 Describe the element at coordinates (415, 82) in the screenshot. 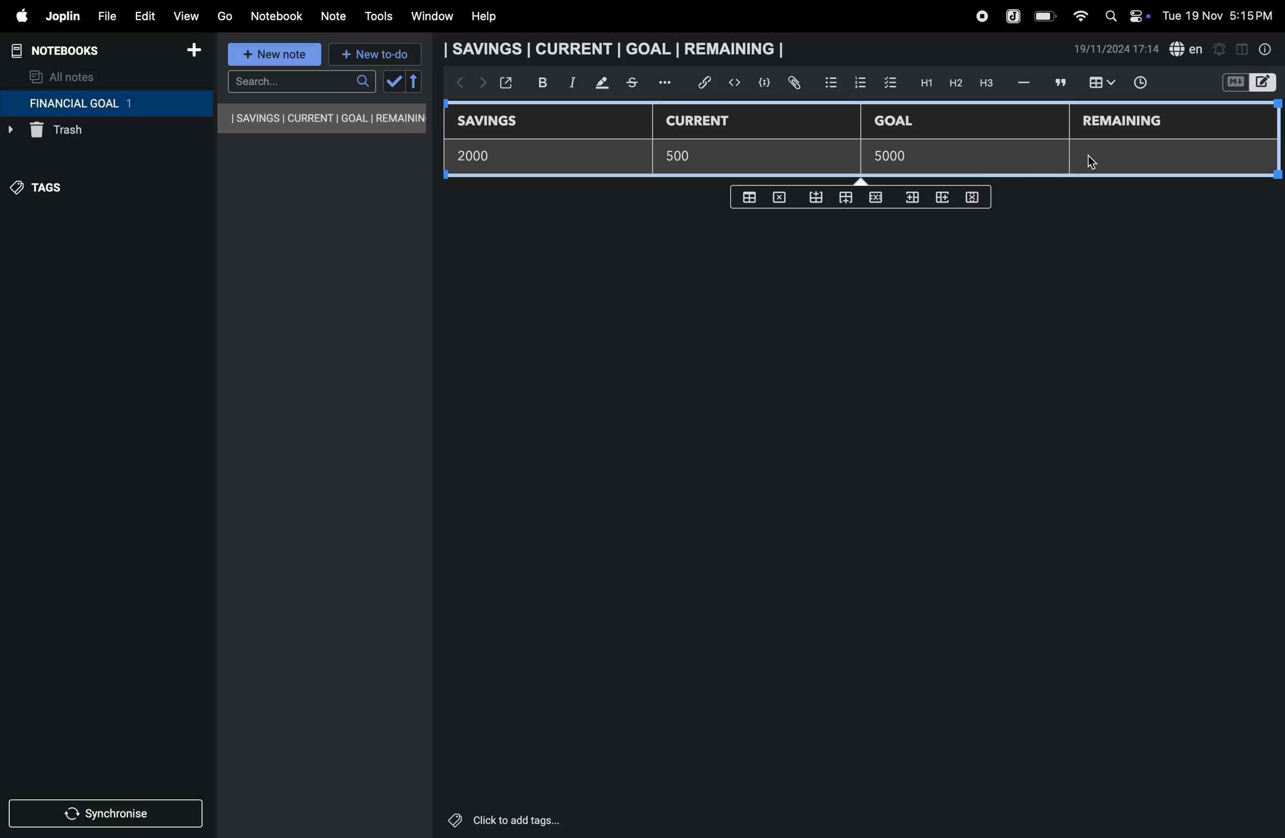

I see `reverse sort order` at that location.